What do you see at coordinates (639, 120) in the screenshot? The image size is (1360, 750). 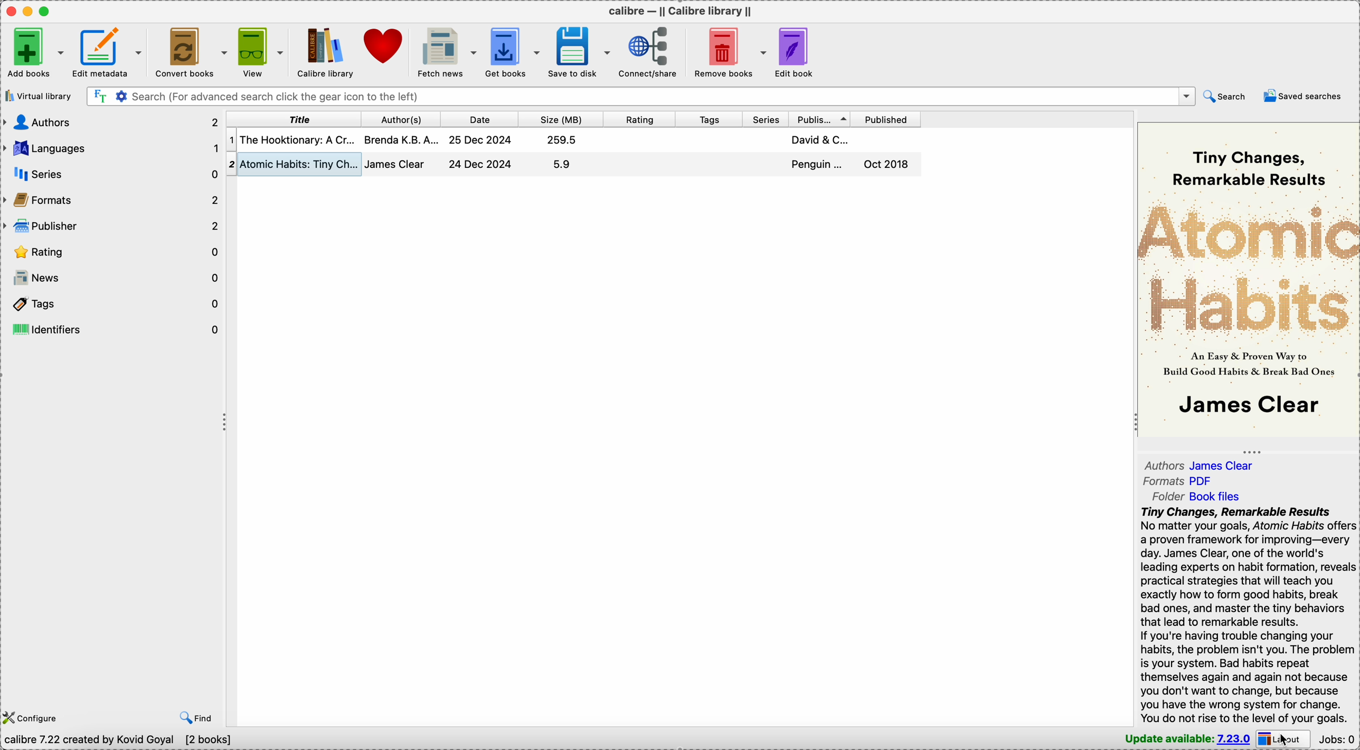 I see `rating` at bounding box center [639, 120].